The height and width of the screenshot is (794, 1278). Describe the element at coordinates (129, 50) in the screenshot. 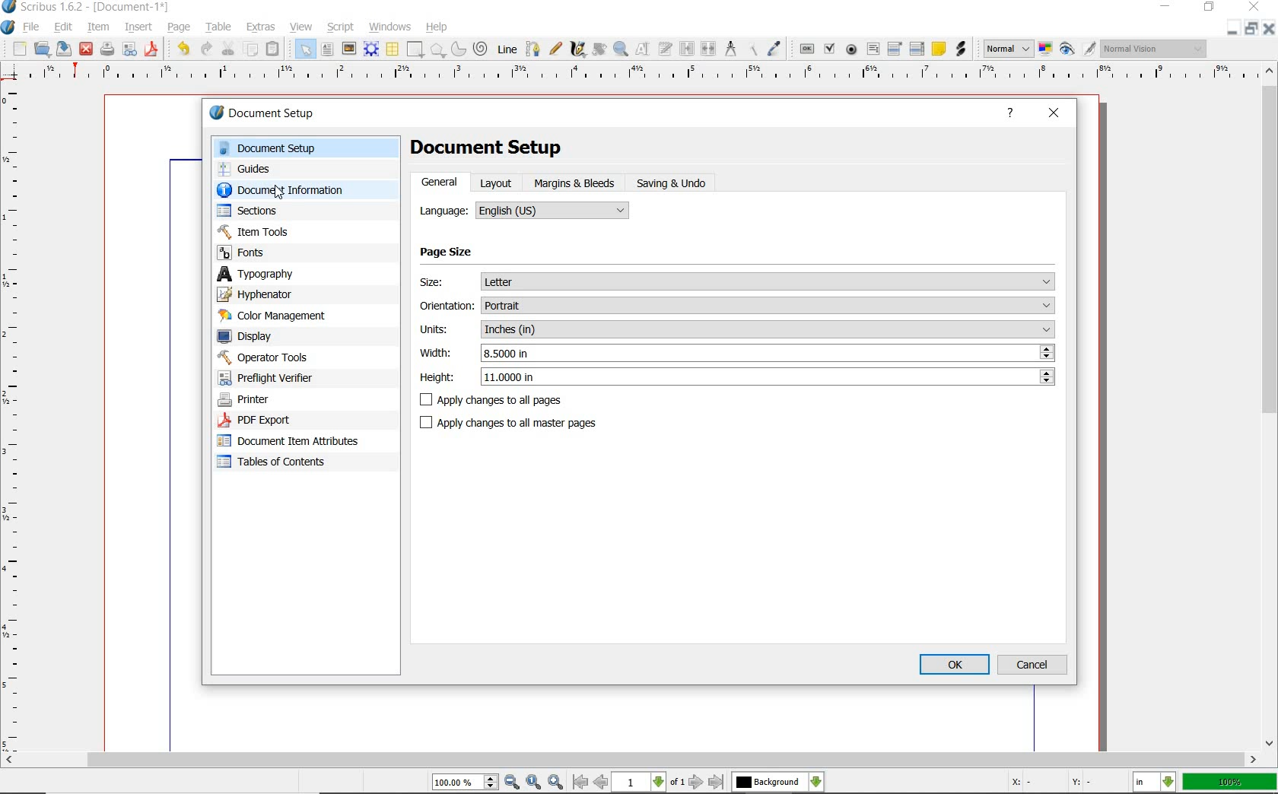

I see `preflight verifier` at that location.